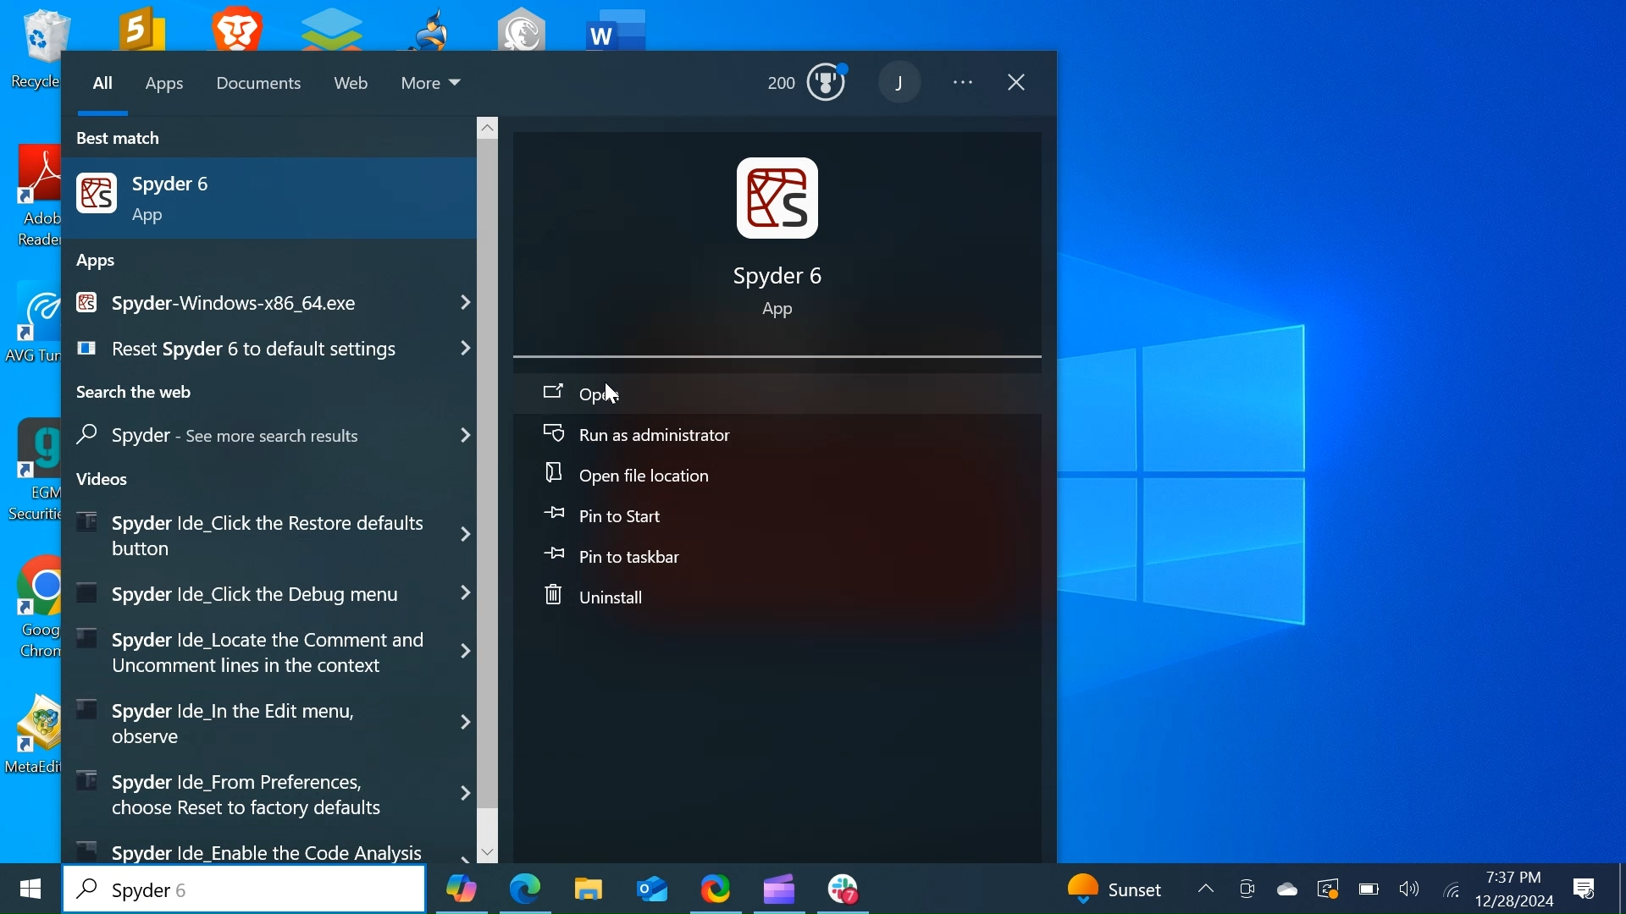  Describe the element at coordinates (1018, 84) in the screenshot. I see `Close` at that location.